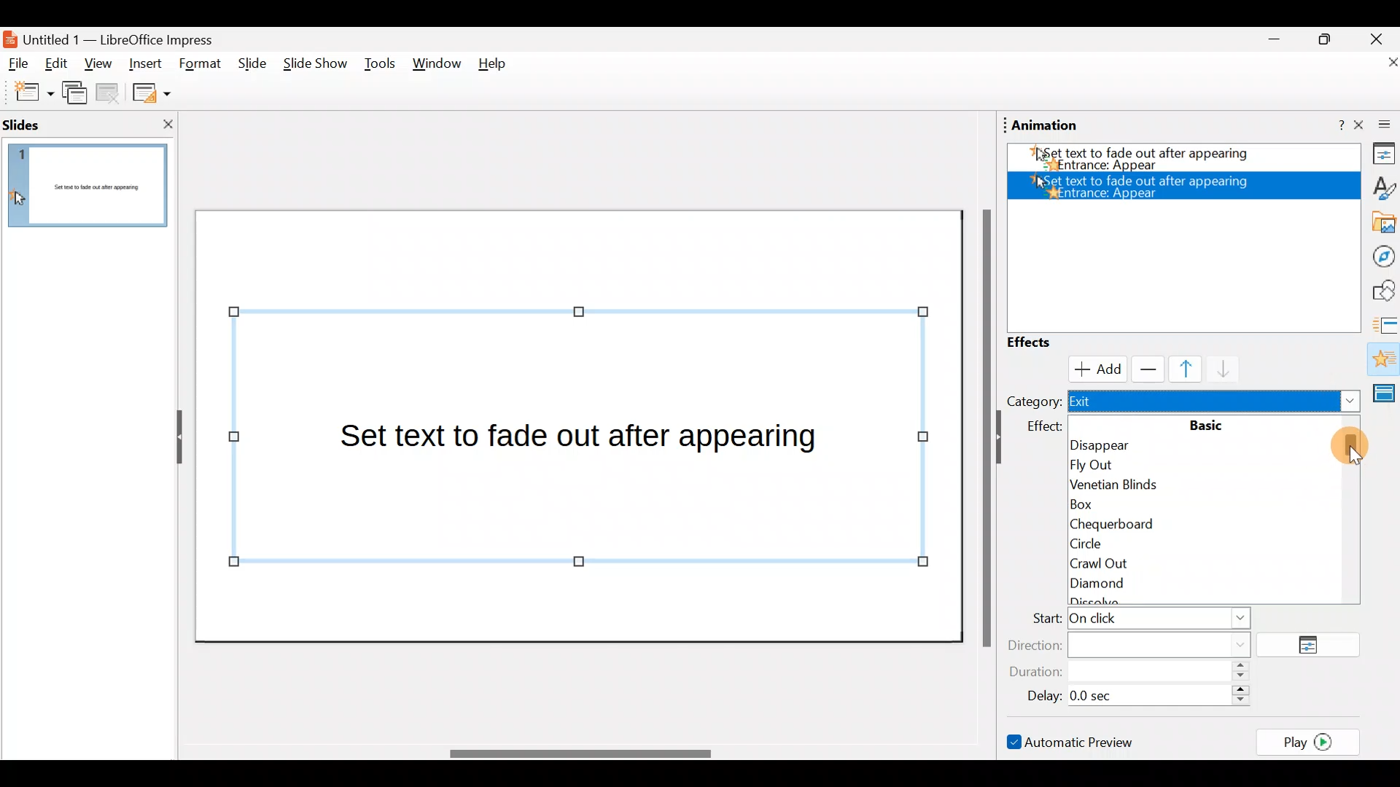 The height and width of the screenshot is (787, 1400). Describe the element at coordinates (1145, 369) in the screenshot. I see `Remove effect` at that location.